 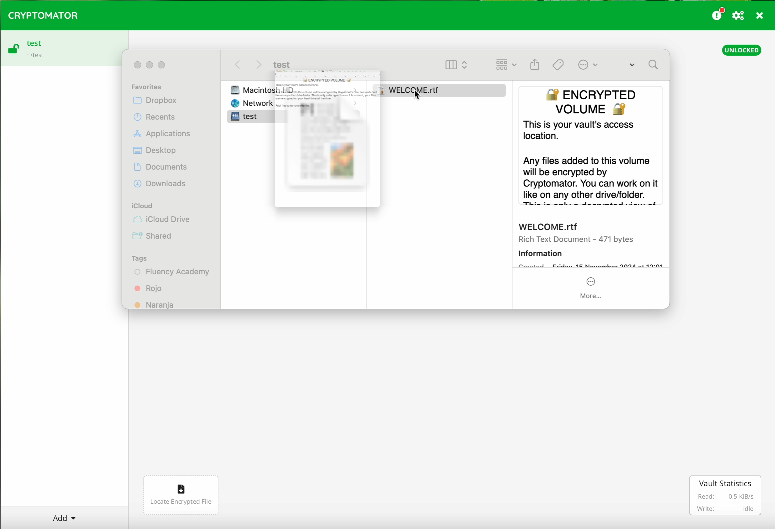 What do you see at coordinates (155, 303) in the screenshot?
I see `Naranja` at bounding box center [155, 303].